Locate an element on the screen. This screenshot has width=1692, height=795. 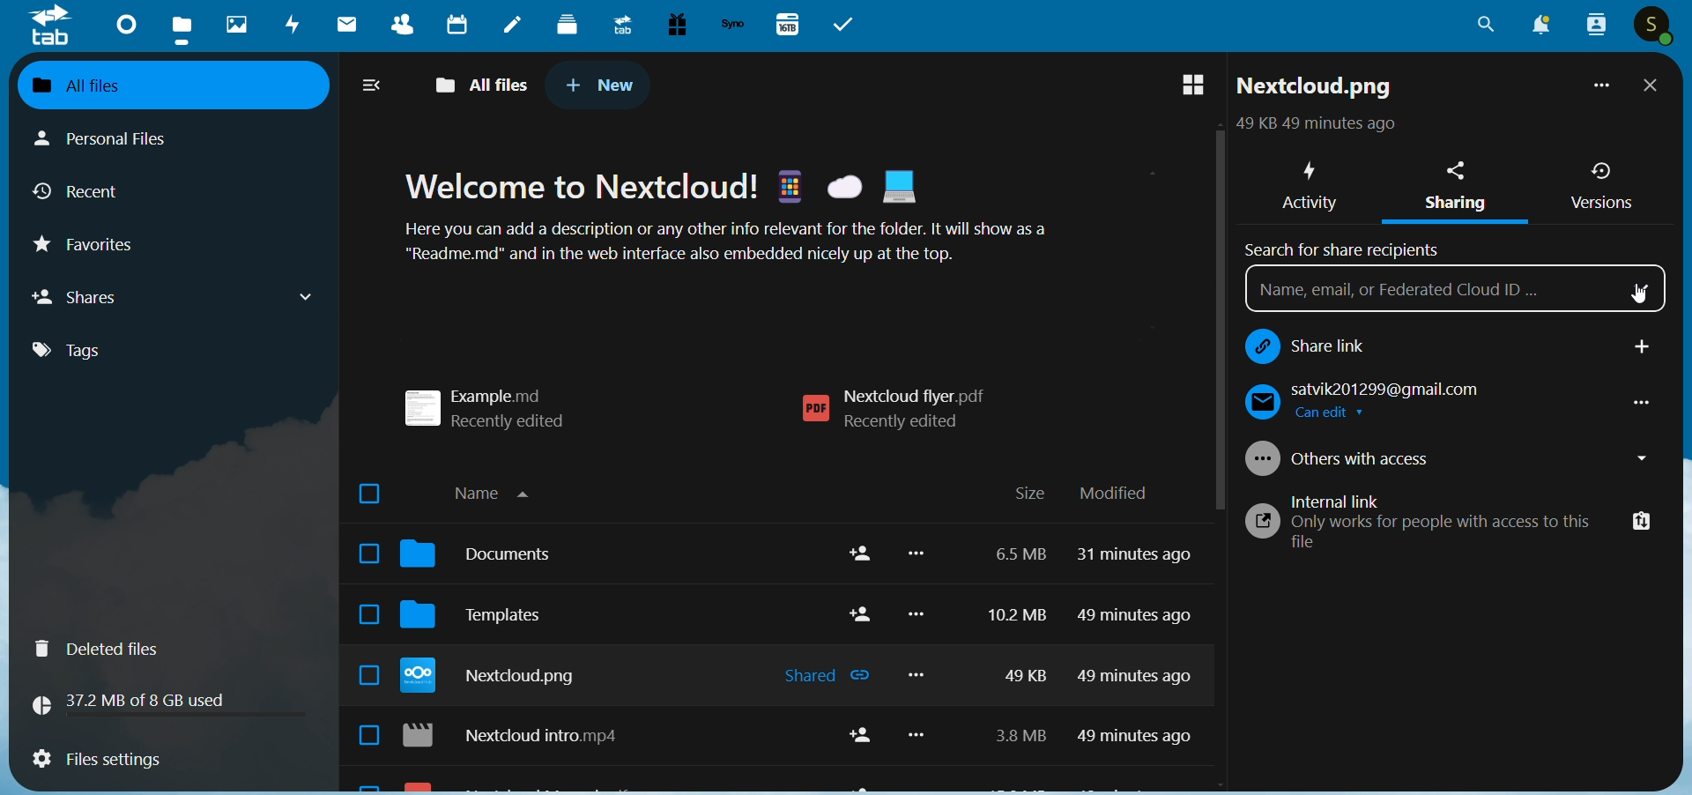
activity is located at coordinates (1307, 182).